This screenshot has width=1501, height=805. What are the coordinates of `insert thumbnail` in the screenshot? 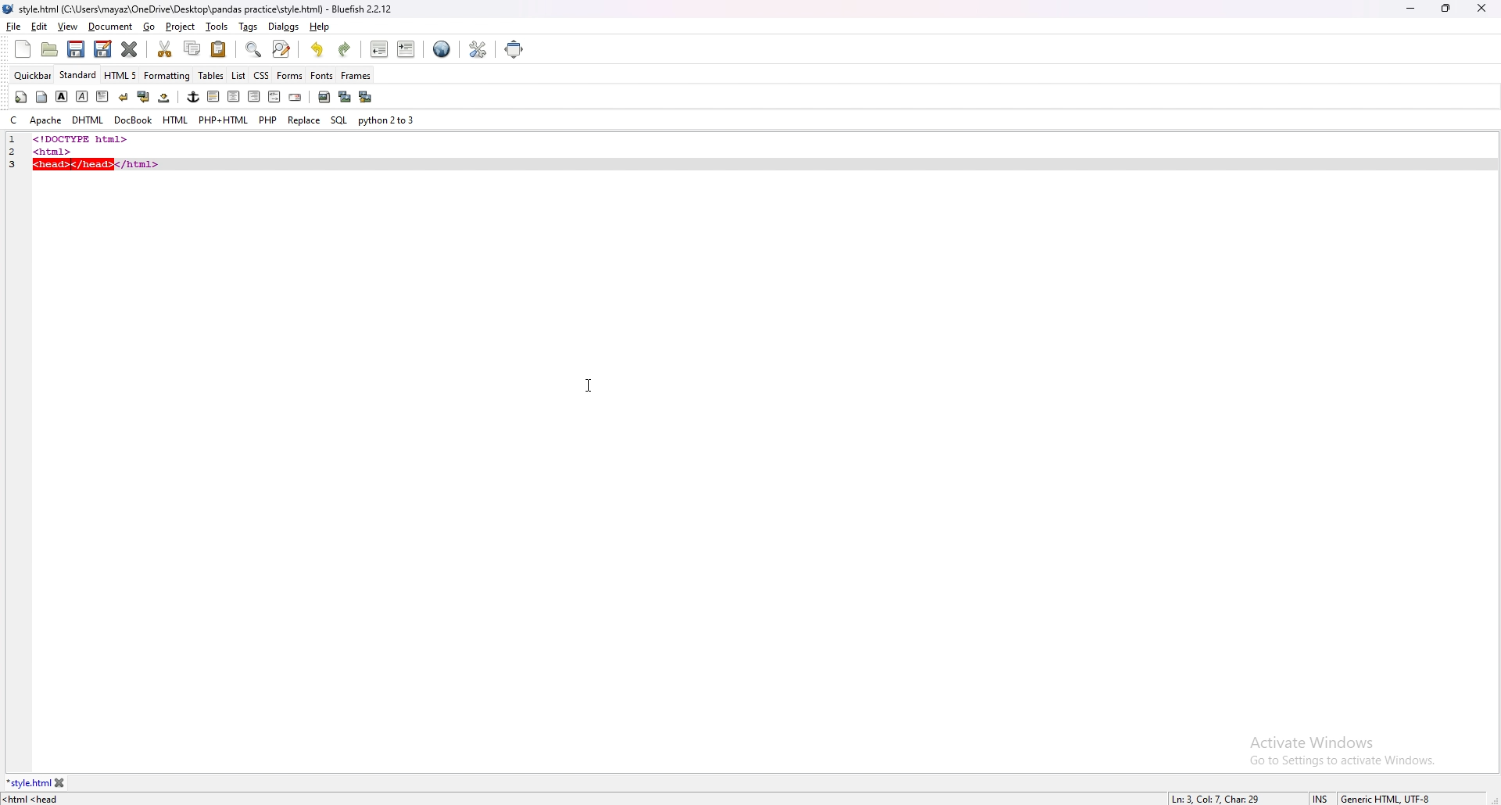 It's located at (344, 97).